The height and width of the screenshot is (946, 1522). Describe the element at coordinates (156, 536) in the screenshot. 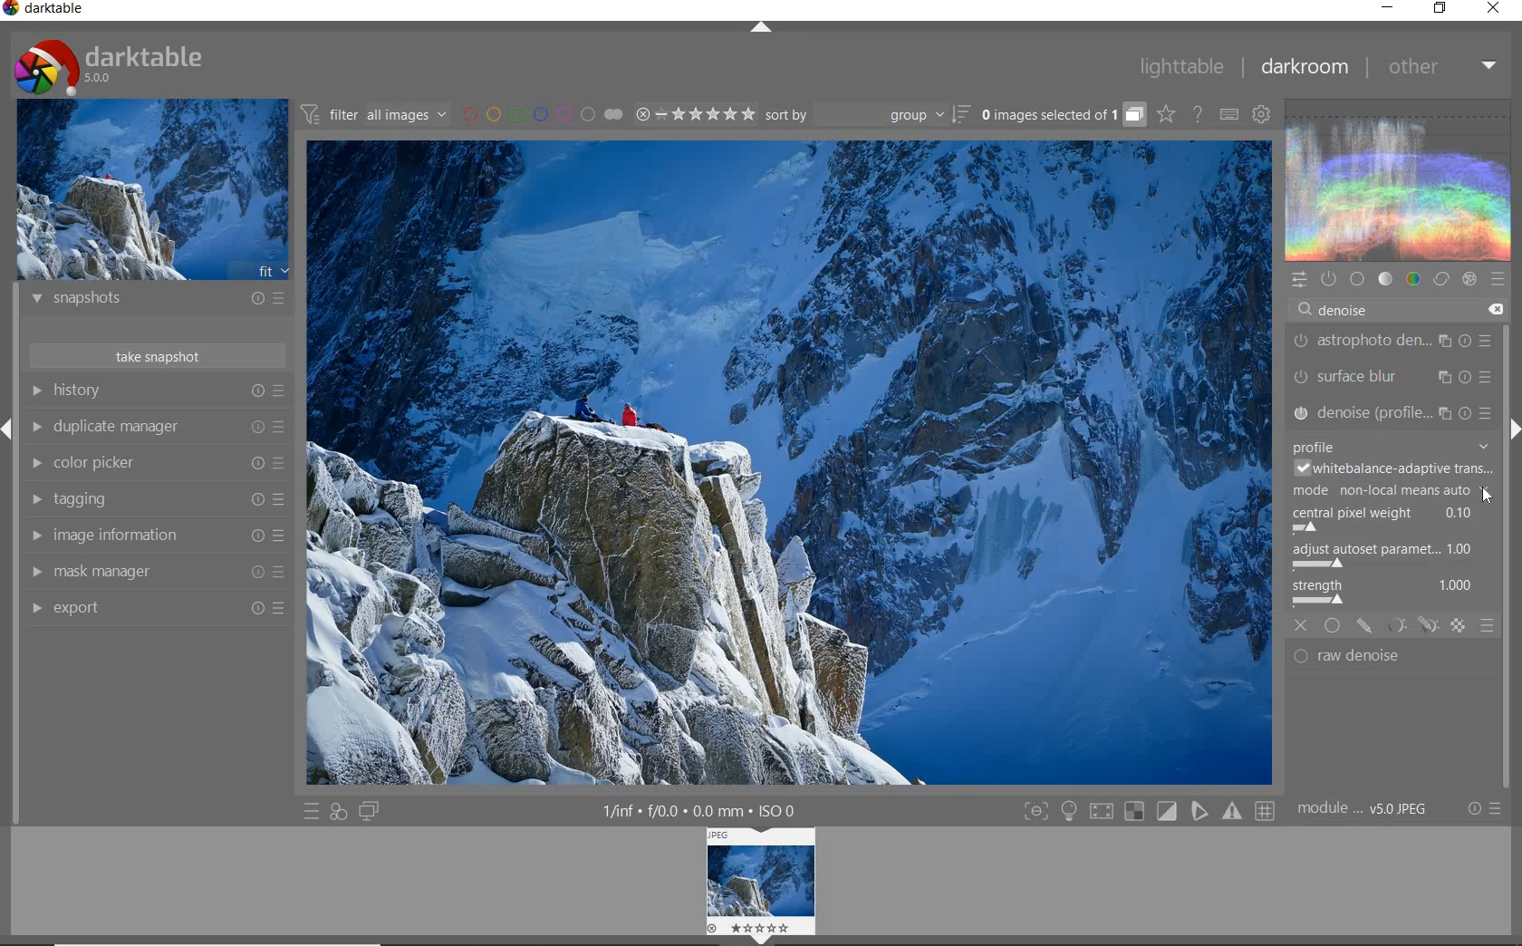

I see `image information` at that location.